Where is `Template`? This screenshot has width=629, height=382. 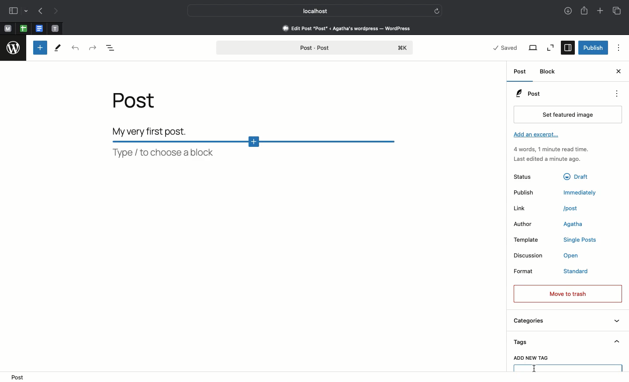
Template is located at coordinates (528, 240).